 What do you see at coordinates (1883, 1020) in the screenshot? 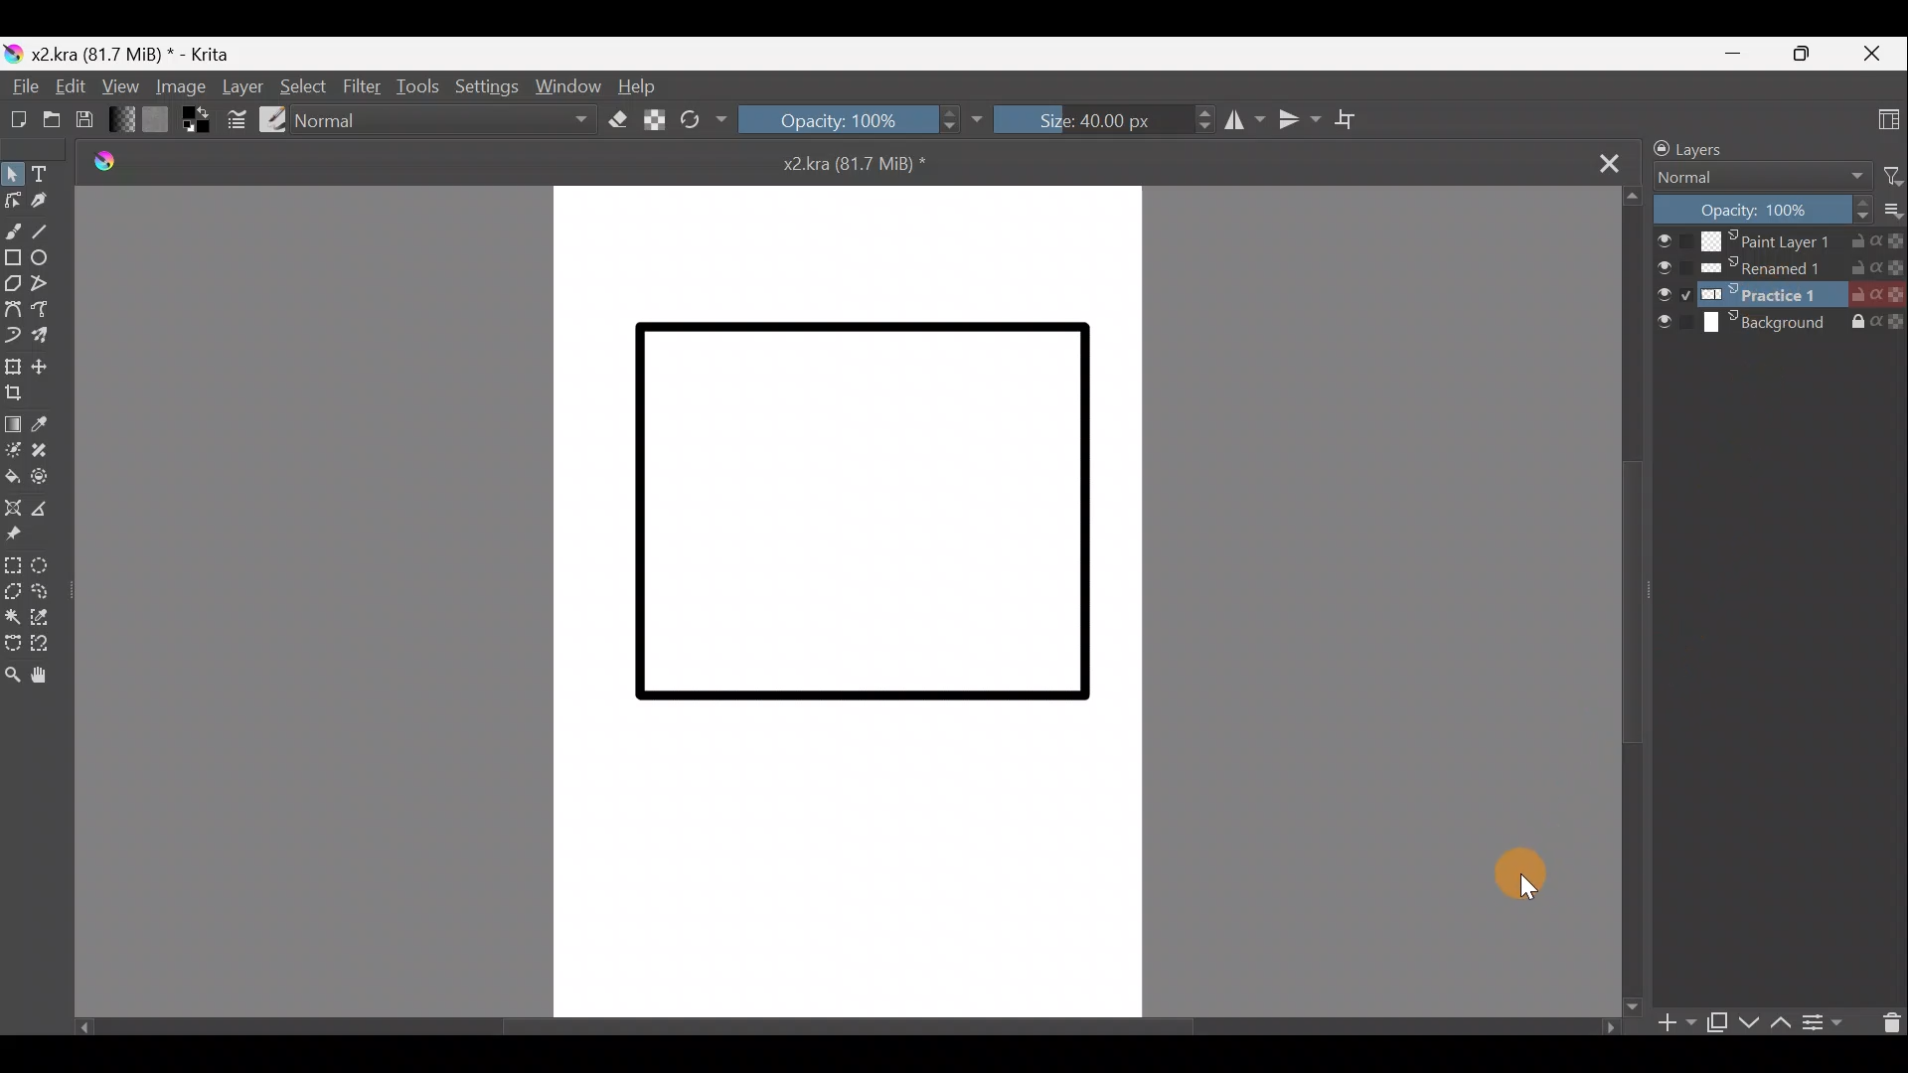
I see `Delete the layer/mask` at bounding box center [1883, 1020].